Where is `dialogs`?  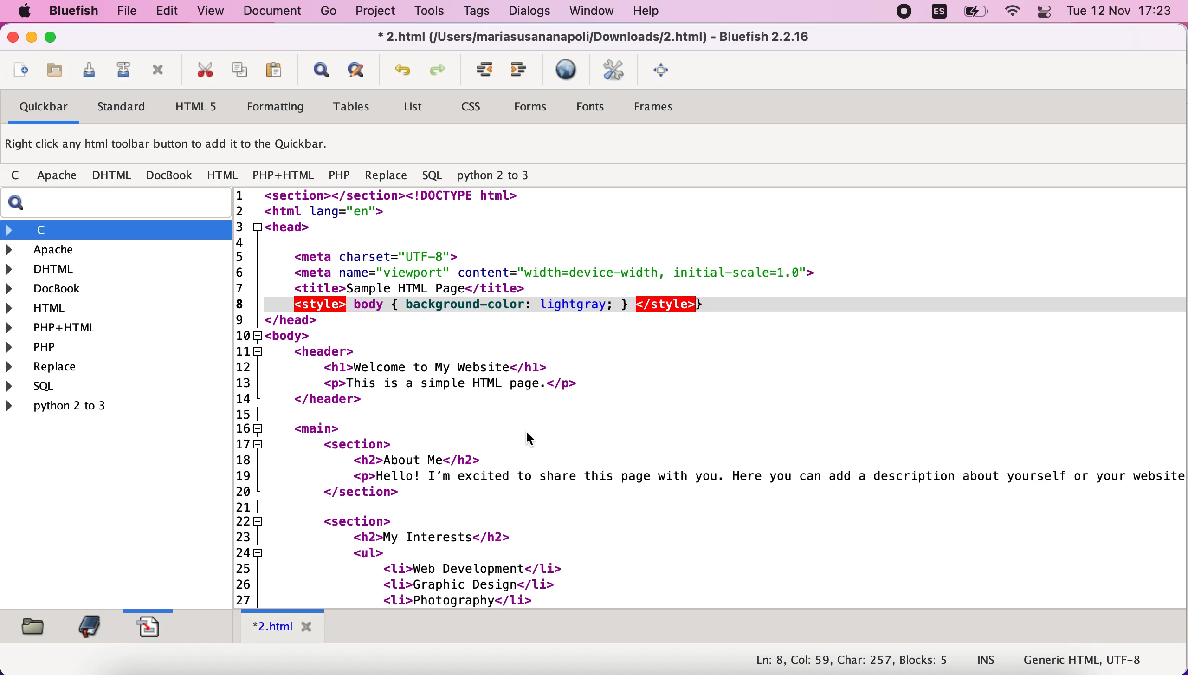
dialogs is located at coordinates (529, 13).